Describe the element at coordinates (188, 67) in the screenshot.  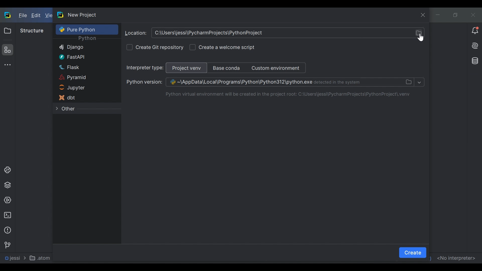
I see `Project View` at that location.